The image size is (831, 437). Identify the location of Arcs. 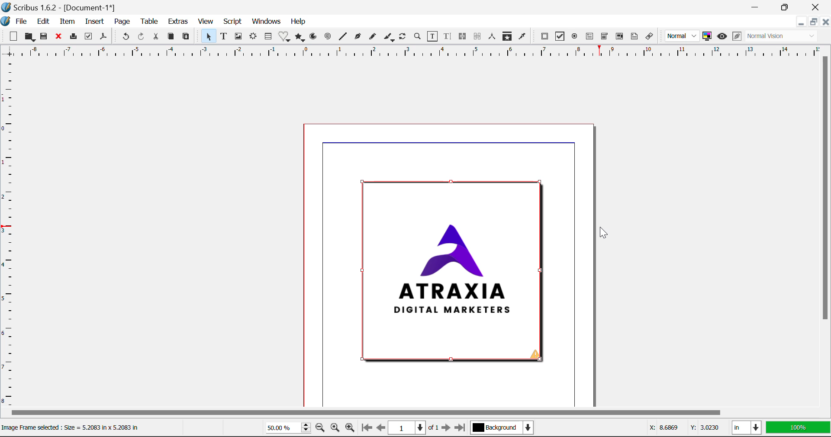
(312, 39).